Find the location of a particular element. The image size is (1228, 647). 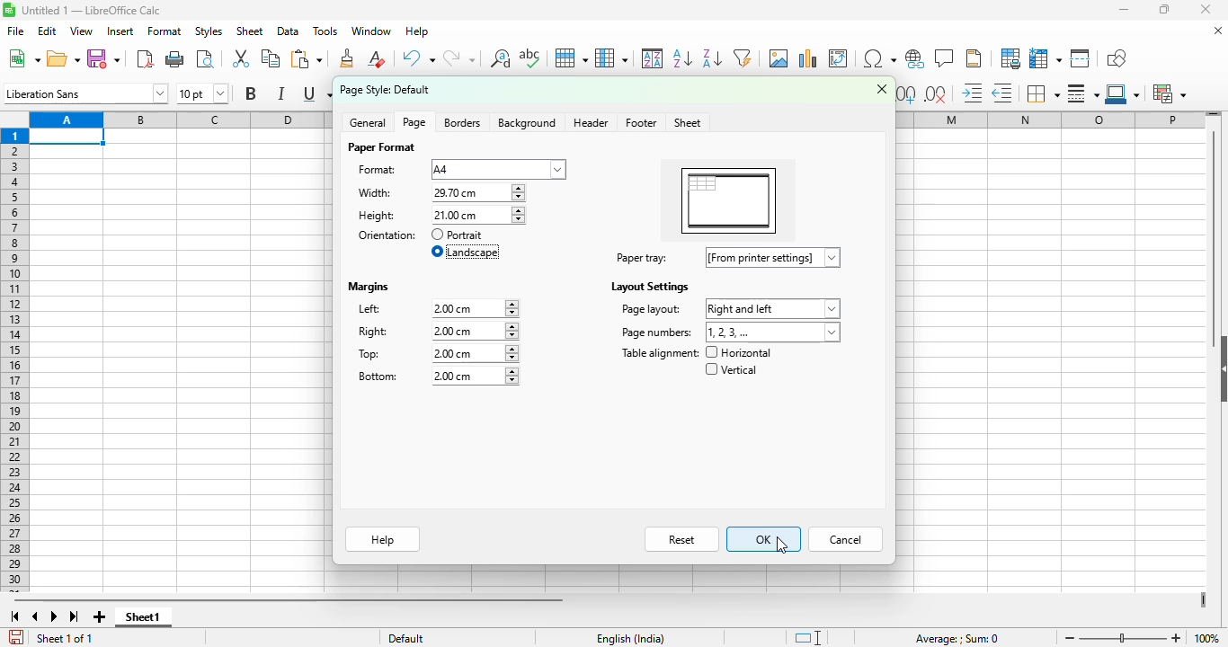

layout settings is located at coordinates (648, 287).